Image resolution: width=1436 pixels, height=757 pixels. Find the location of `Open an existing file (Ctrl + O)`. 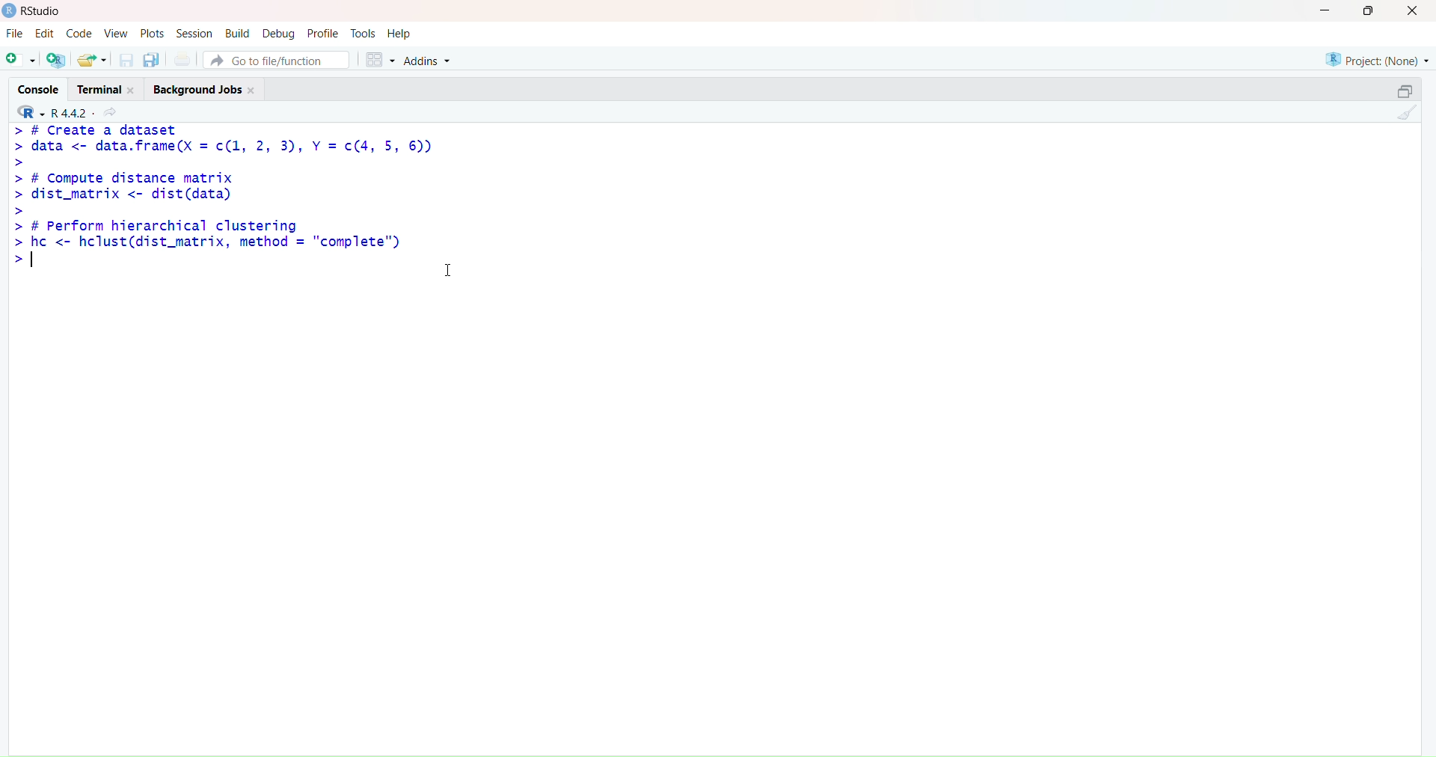

Open an existing file (Ctrl + O) is located at coordinates (92, 58).